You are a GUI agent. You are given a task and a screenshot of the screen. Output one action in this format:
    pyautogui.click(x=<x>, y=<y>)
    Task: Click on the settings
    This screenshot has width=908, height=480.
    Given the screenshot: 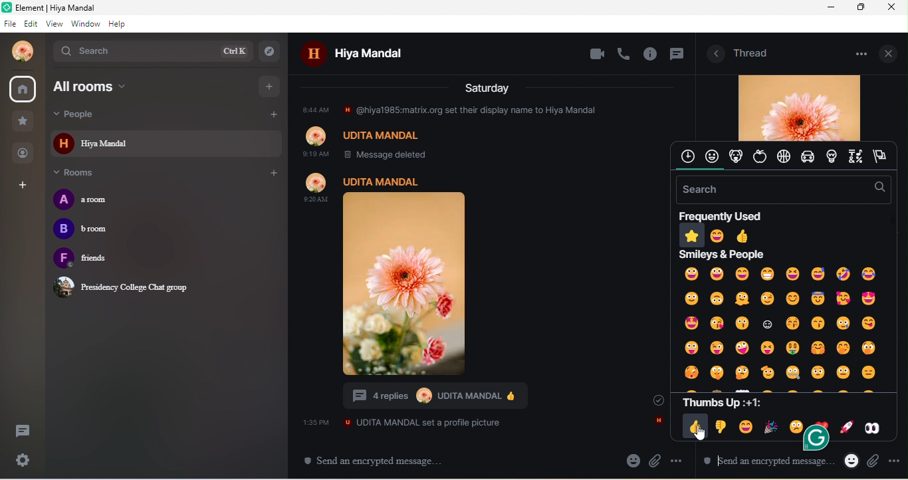 What is the action you would take?
    pyautogui.click(x=25, y=461)
    